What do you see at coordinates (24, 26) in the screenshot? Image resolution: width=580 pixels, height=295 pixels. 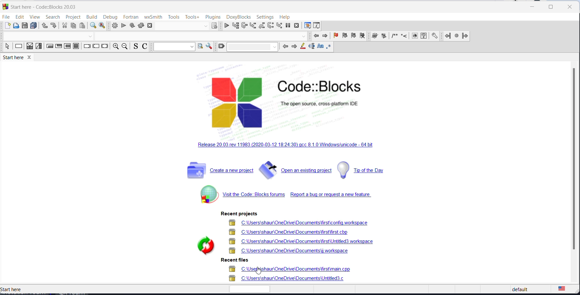 I see `SAVE` at bounding box center [24, 26].